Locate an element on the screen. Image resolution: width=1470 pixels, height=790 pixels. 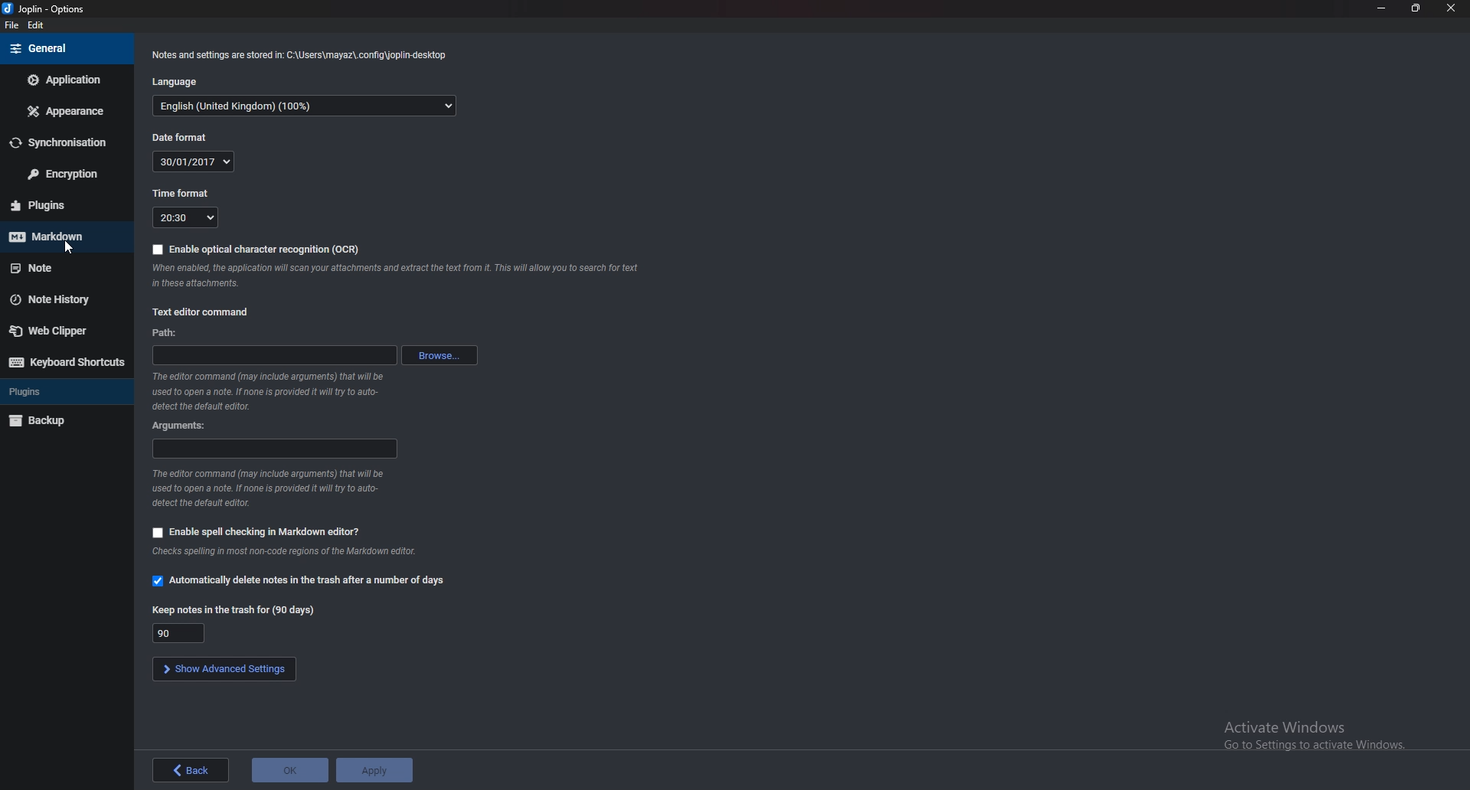
Synchronization is located at coordinates (66, 142).